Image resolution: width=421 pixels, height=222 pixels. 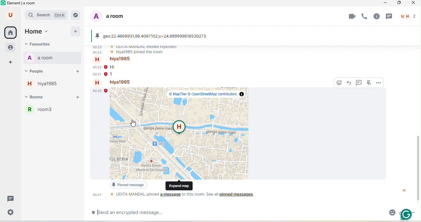 I want to click on settings, so click(x=11, y=212).